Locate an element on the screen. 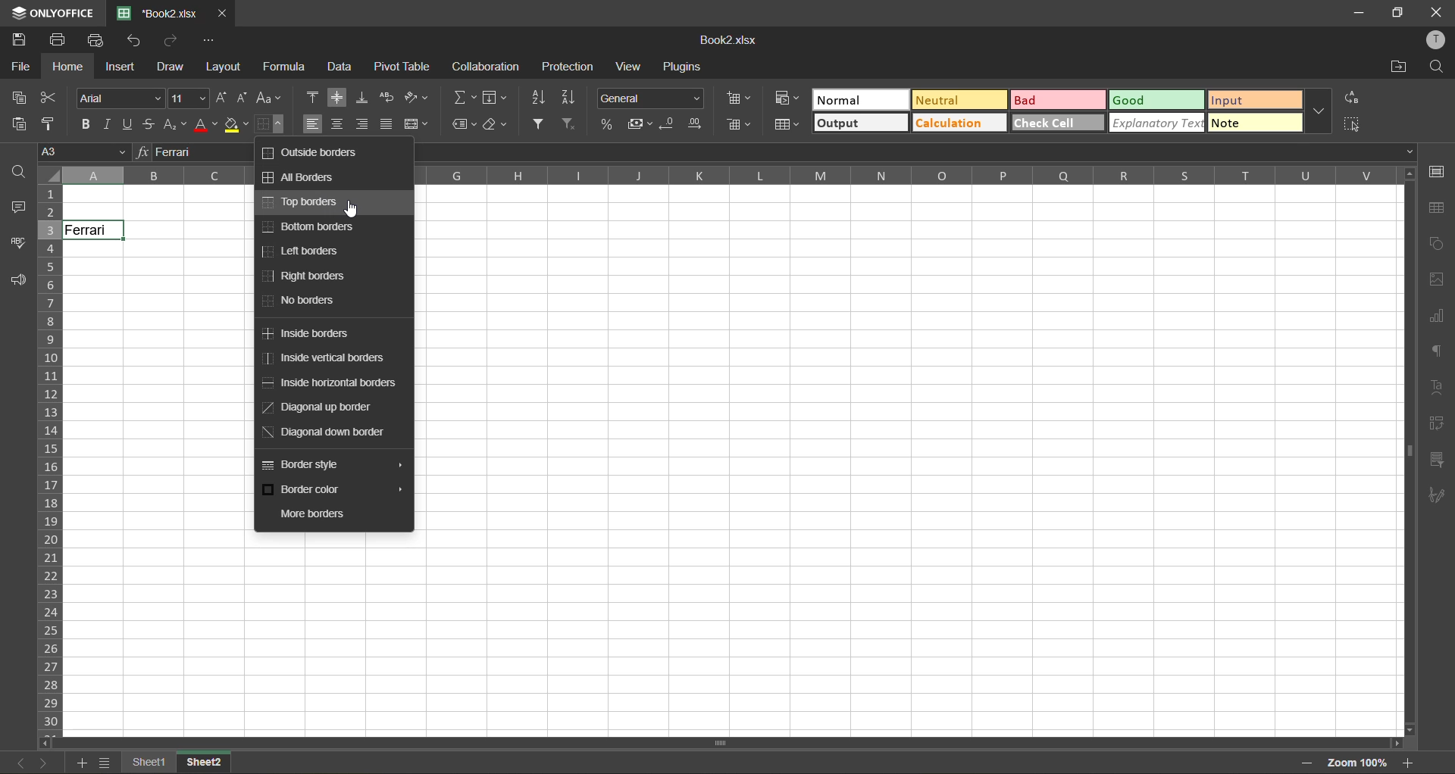  zoom out is located at coordinates (1307, 765).